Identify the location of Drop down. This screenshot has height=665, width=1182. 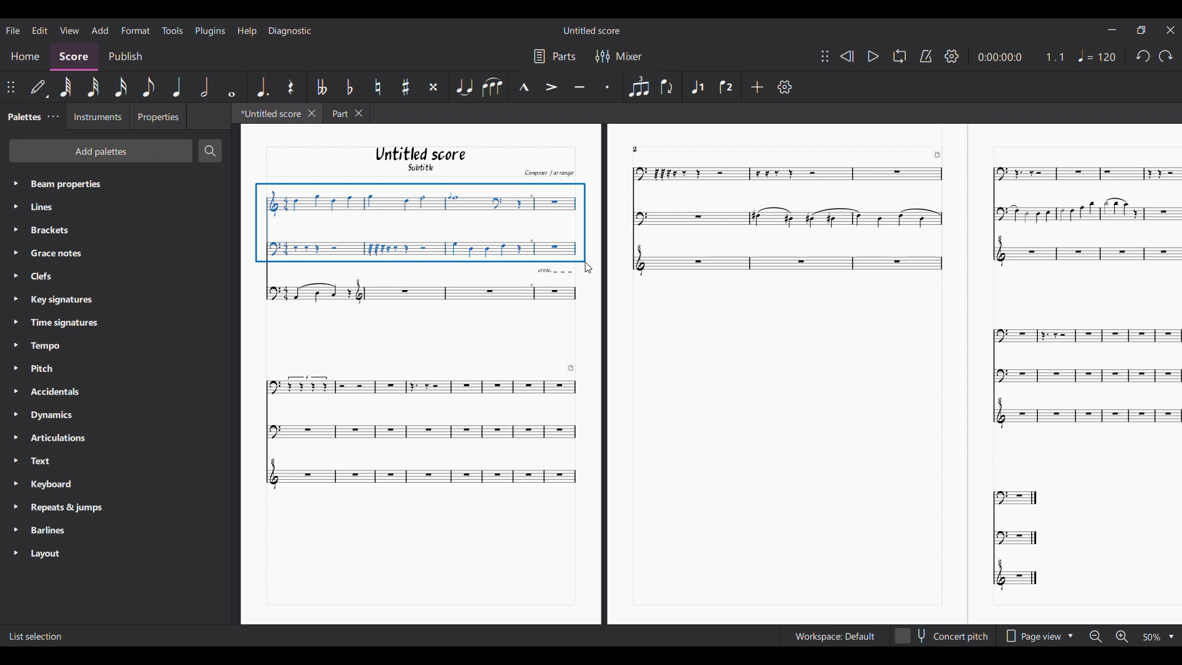
(1072, 635).